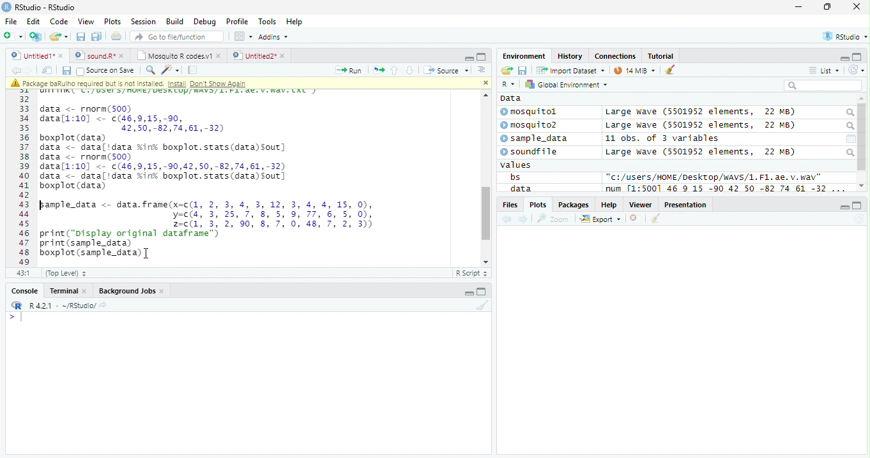  What do you see at coordinates (96, 37) in the screenshot?
I see `Save all the open documents` at bounding box center [96, 37].